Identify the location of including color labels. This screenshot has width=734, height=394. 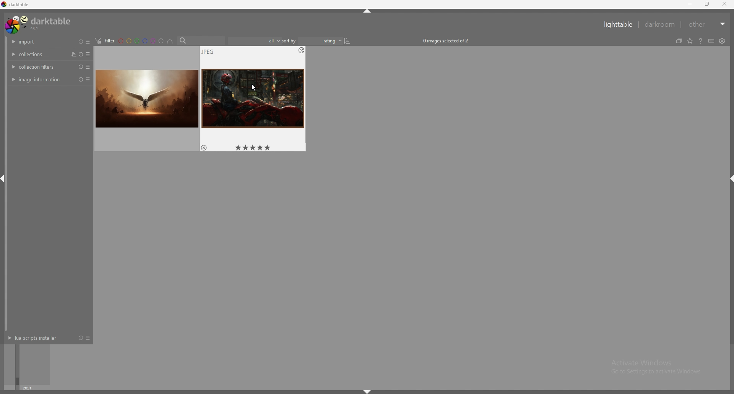
(170, 42).